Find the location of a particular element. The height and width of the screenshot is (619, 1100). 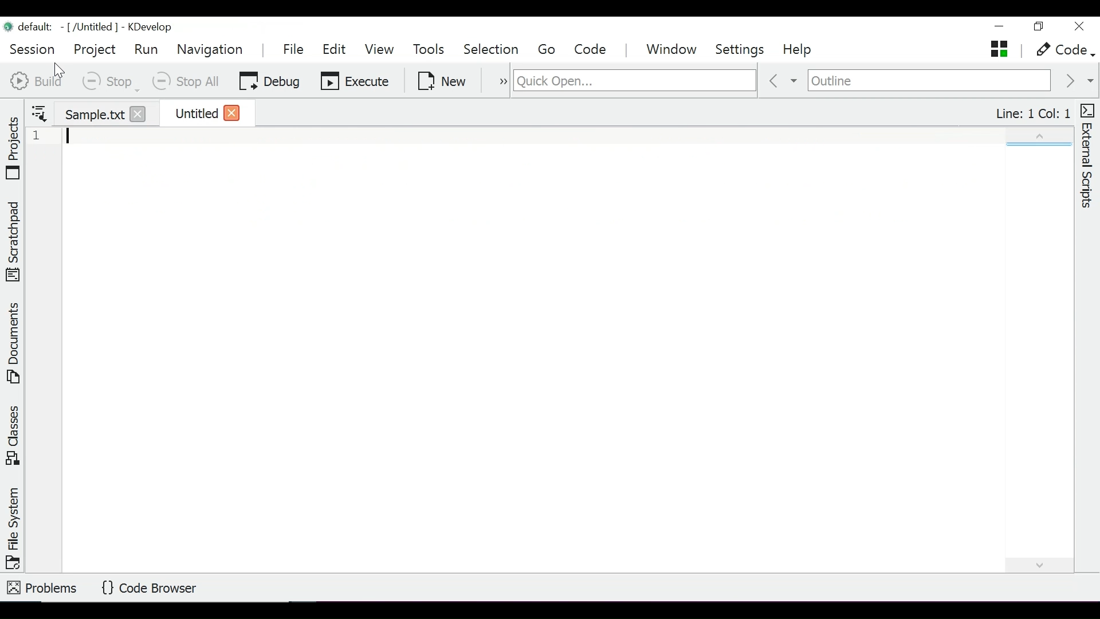

Search for files, classes, functions and more is located at coordinates (635, 81).